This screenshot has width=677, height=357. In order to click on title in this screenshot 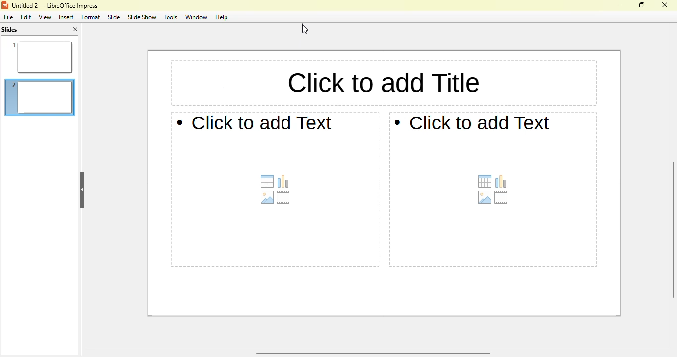, I will do `click(55, 6)`.